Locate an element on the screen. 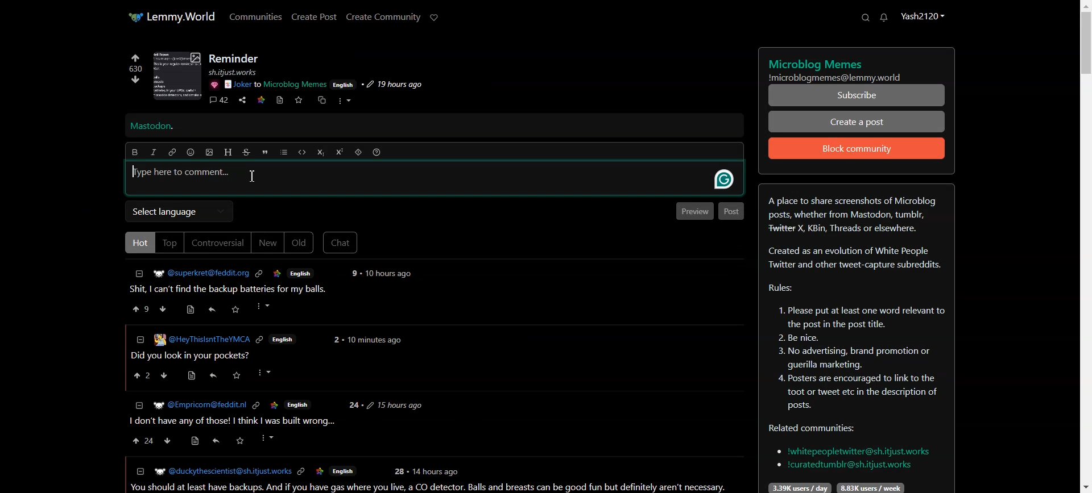 The image size is (1092, 493). ® is located at coordinates (139, 338).